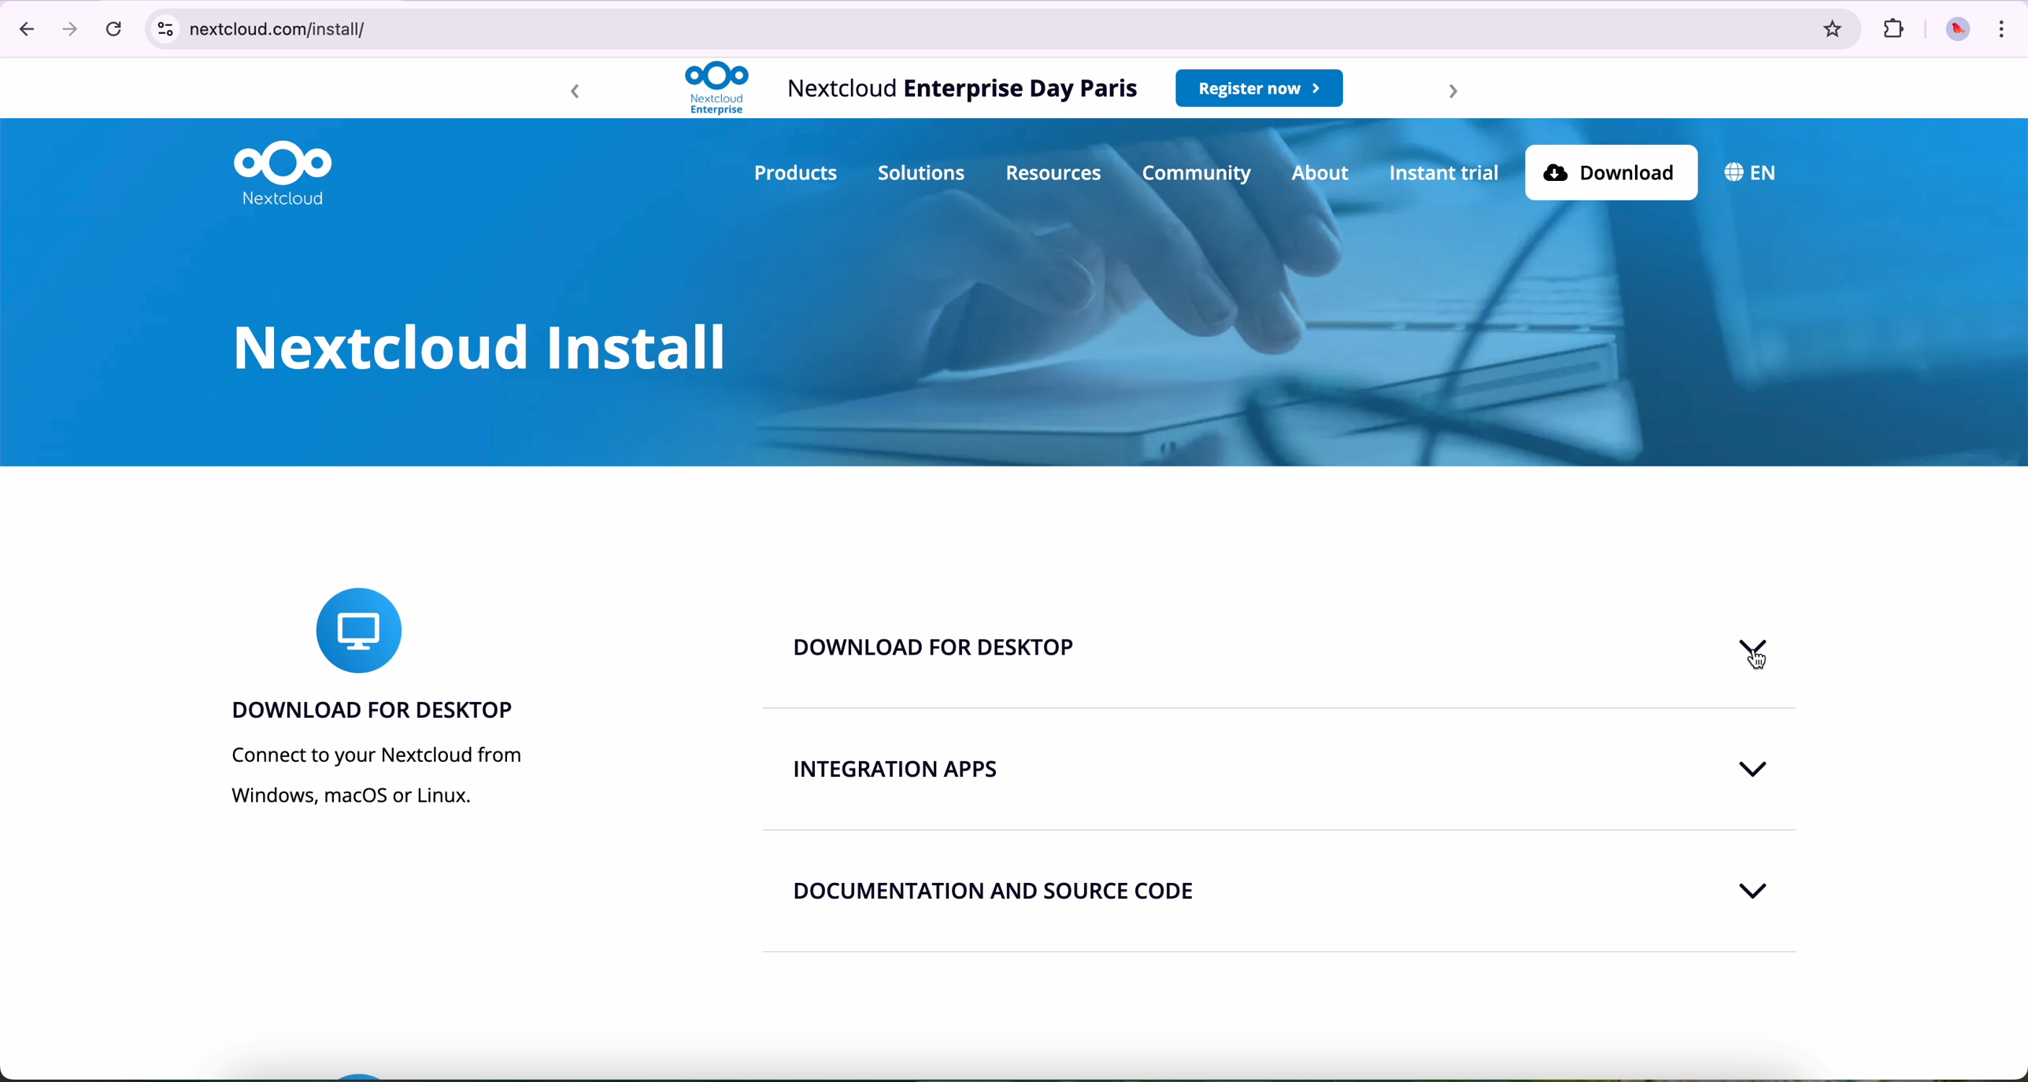  What do you see at coordinates (575, 93) in the screenshot?
I see `backward` at bounding box center [575, 93].